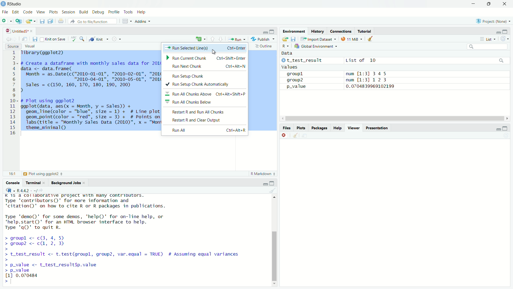 This screenshot has height=289, width=513. Describe the element at coordinates (11, 39) in the screenshot. I see `go back` at that location.